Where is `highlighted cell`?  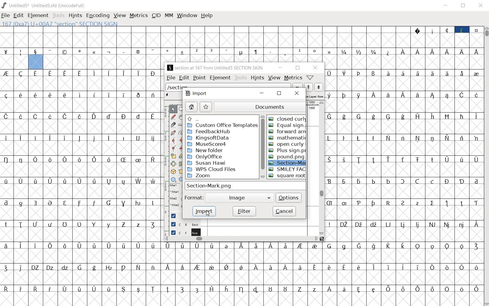 highlighted cell is located at coordinates (35, 62).